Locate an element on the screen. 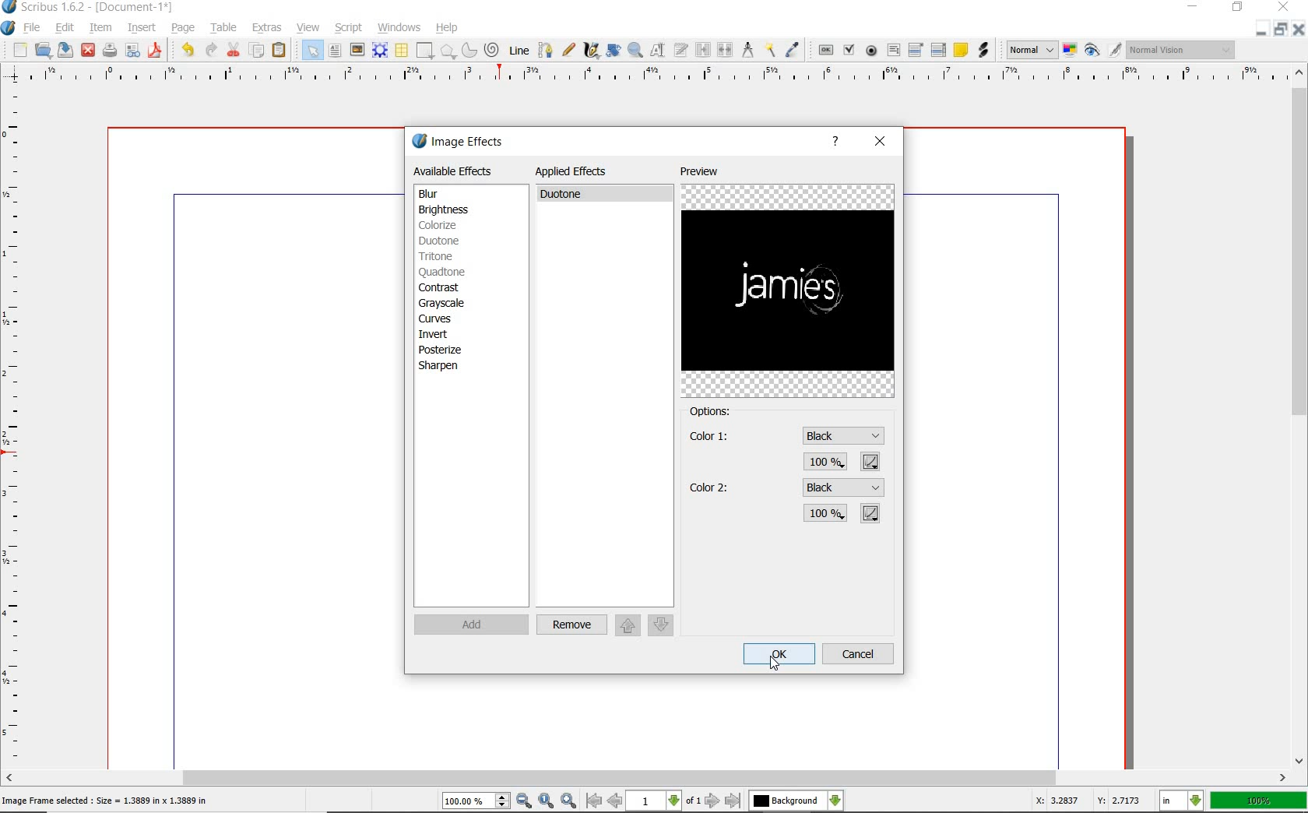  MINIMIZE is located at coordinates (1192, 7).